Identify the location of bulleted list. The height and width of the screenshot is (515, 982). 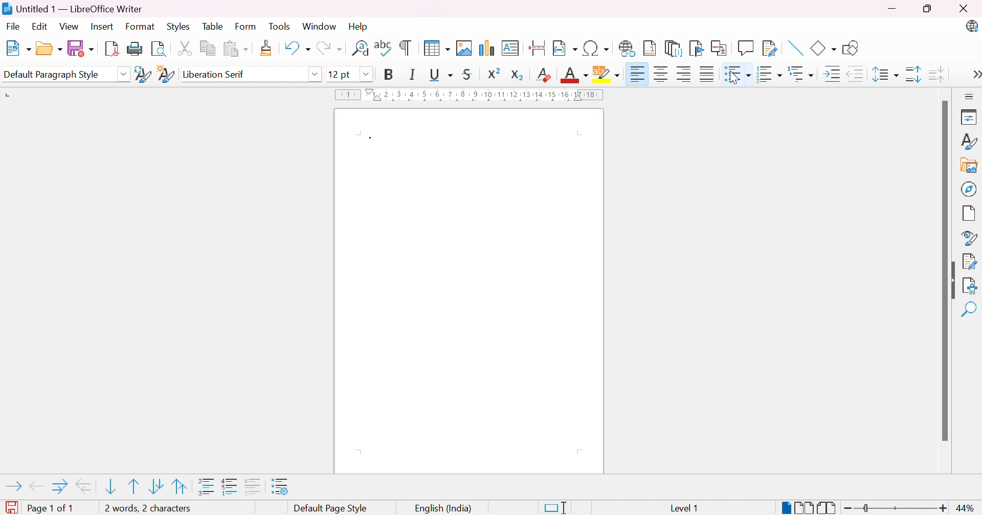
(737, 75).